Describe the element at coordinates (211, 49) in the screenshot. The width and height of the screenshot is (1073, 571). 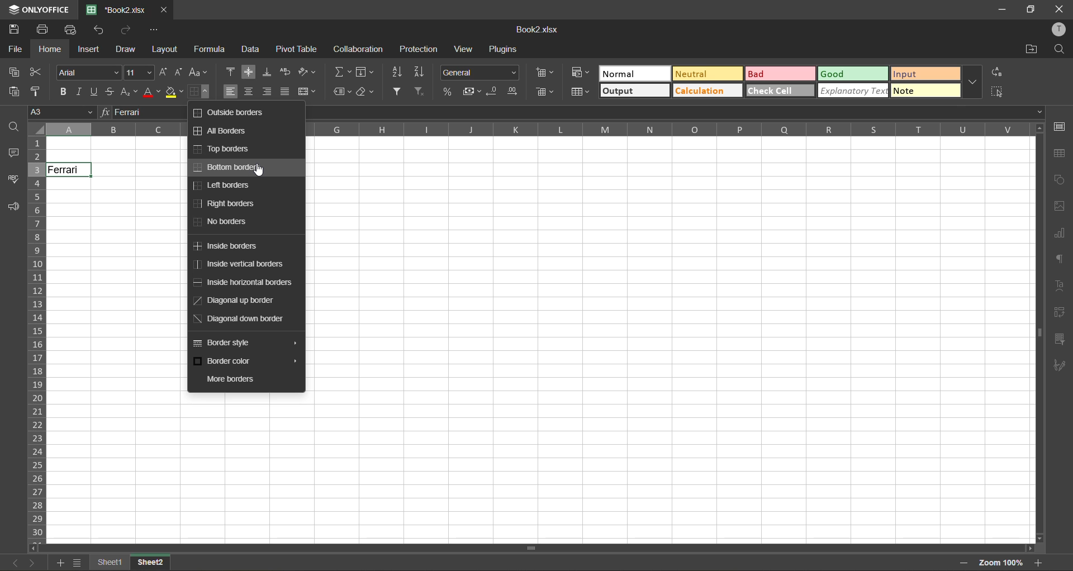
I see `formula` at that location.